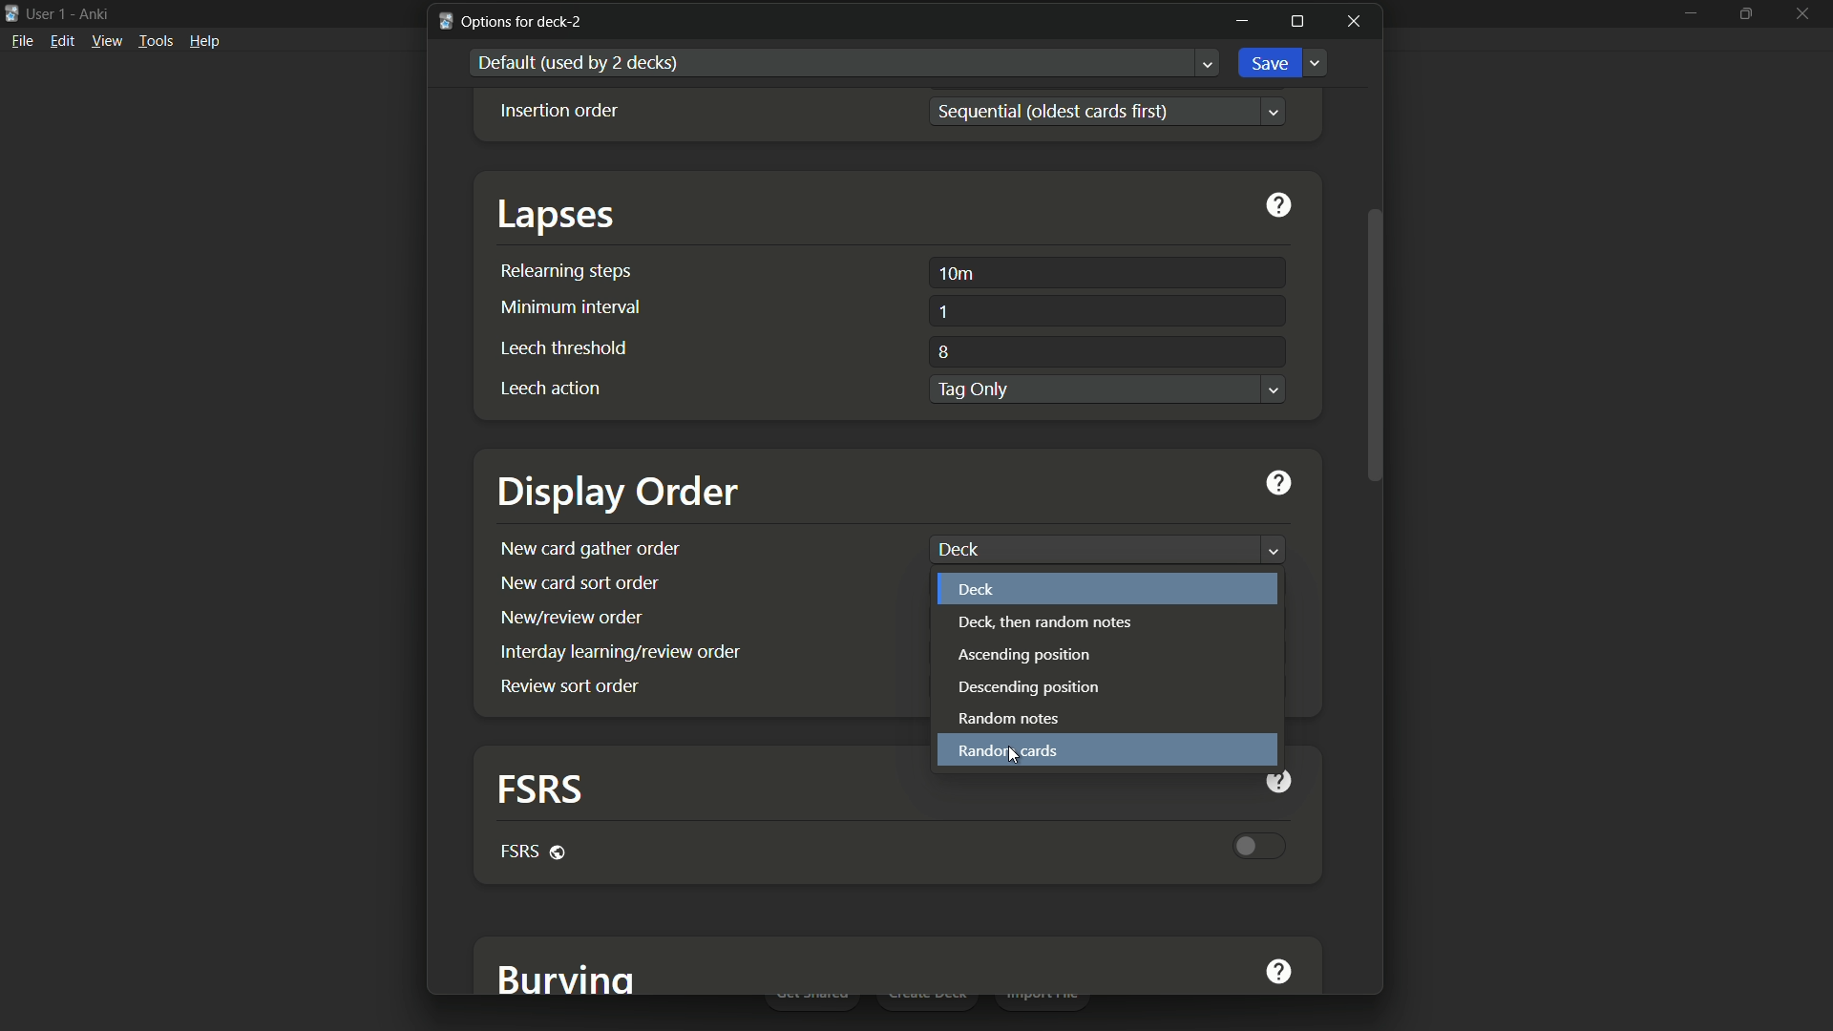  I want to click on minimum interval, so click(566, 305).